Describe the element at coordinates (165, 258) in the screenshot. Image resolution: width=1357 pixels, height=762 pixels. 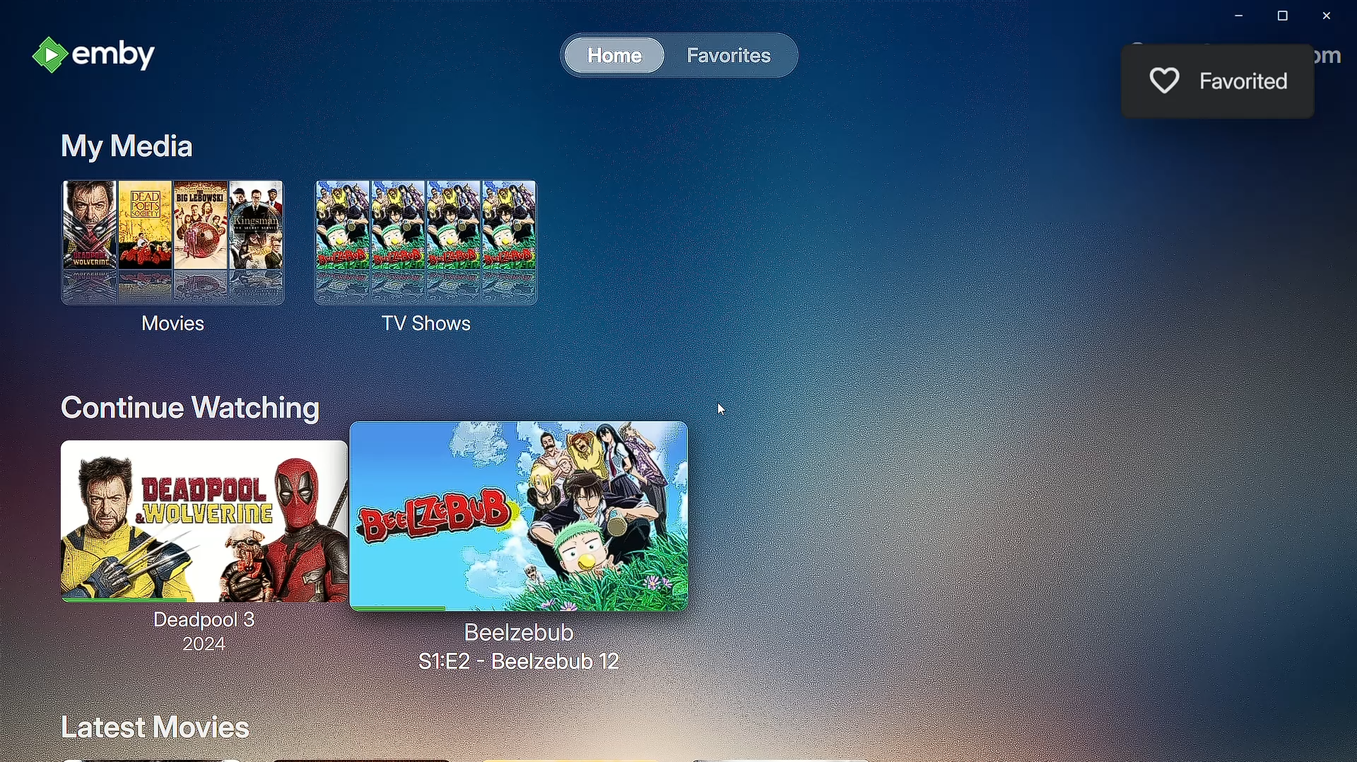
I see `Movies` at that location.